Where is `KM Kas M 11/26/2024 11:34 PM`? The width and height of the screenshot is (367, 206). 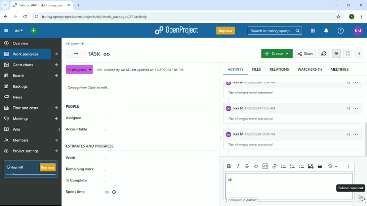 KM Kas M 11/26/2024 11:34 PM is located at coordinates (280, 83).